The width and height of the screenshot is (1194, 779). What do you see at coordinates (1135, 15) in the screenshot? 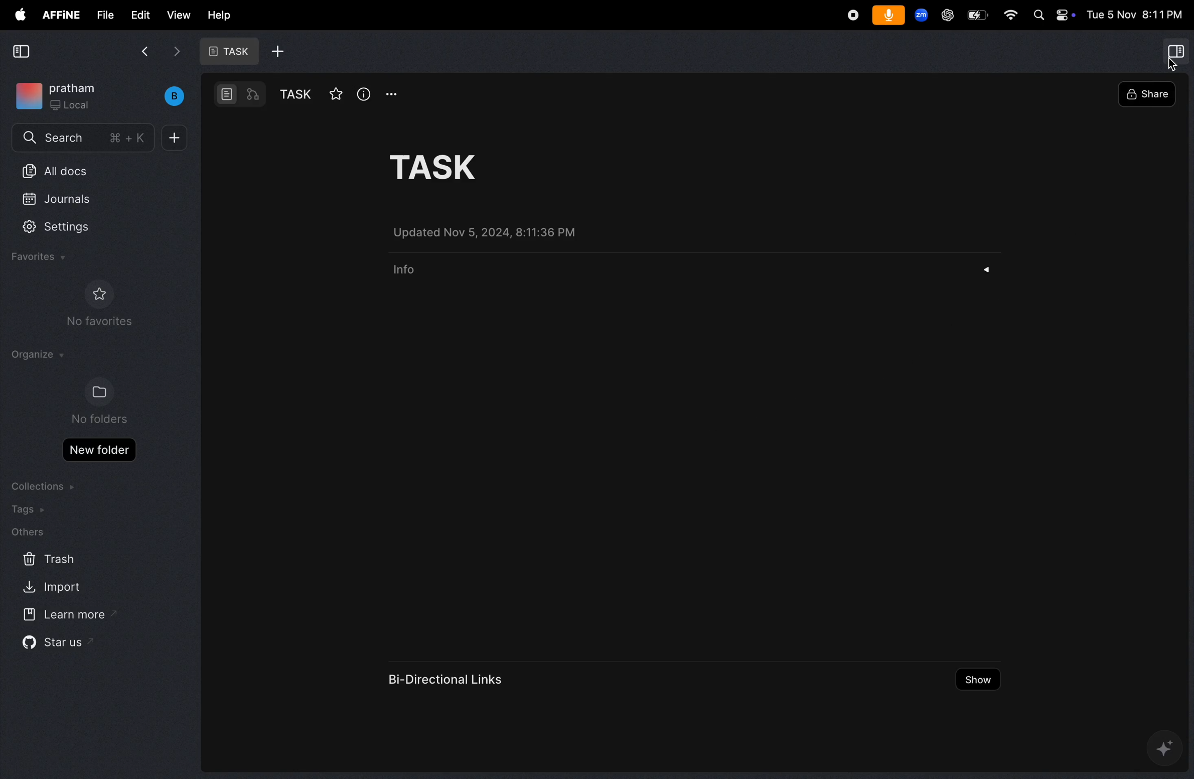
I see `date and time` at bounding box center [1135, 15].